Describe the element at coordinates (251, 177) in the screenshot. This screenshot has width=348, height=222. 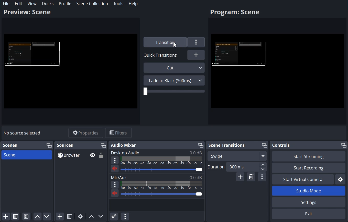
I see `Remove Configurable Transition` at that location.